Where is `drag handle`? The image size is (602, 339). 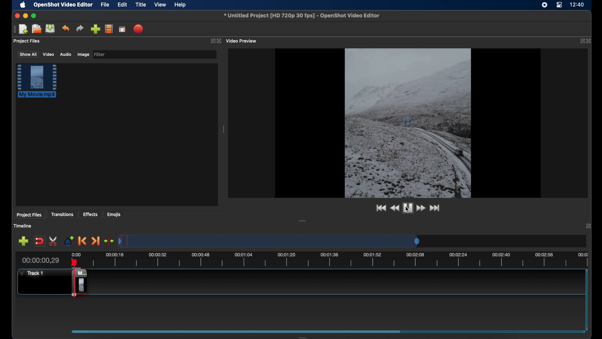
drag handle is located at coordinates (14, 29).